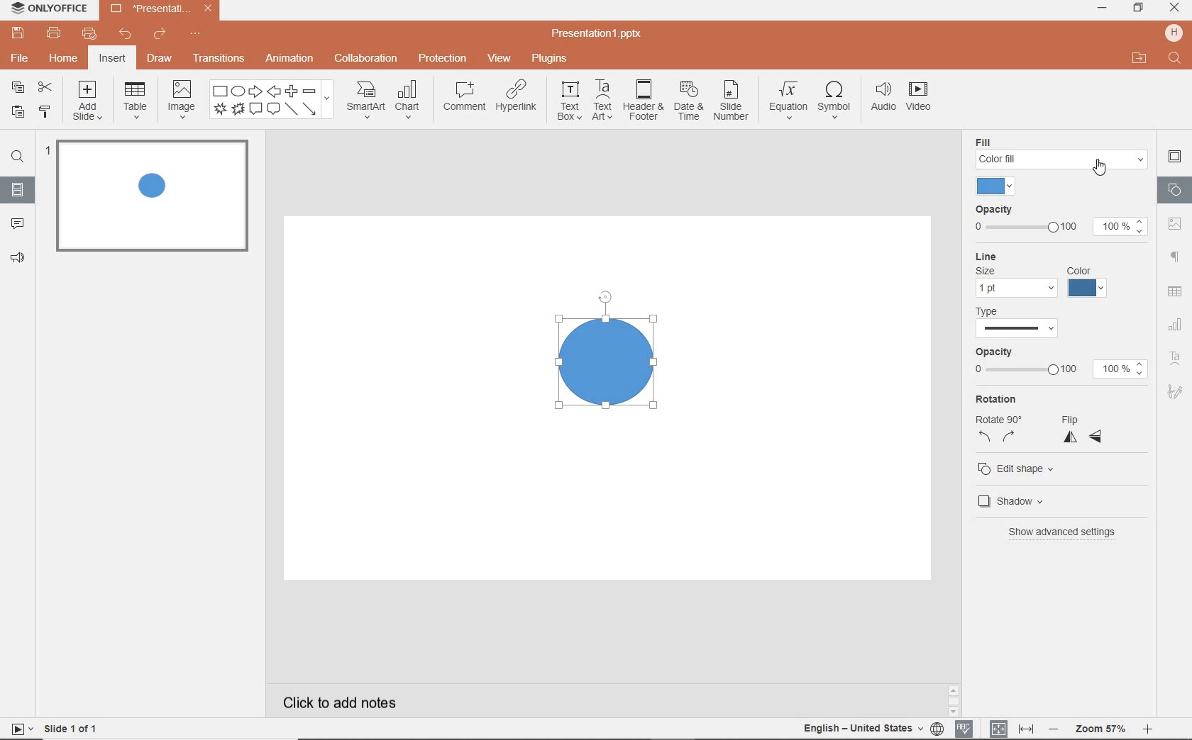  Describe the element at coordinates (365, 101) in the screenshot. I see `smart art` at that location.